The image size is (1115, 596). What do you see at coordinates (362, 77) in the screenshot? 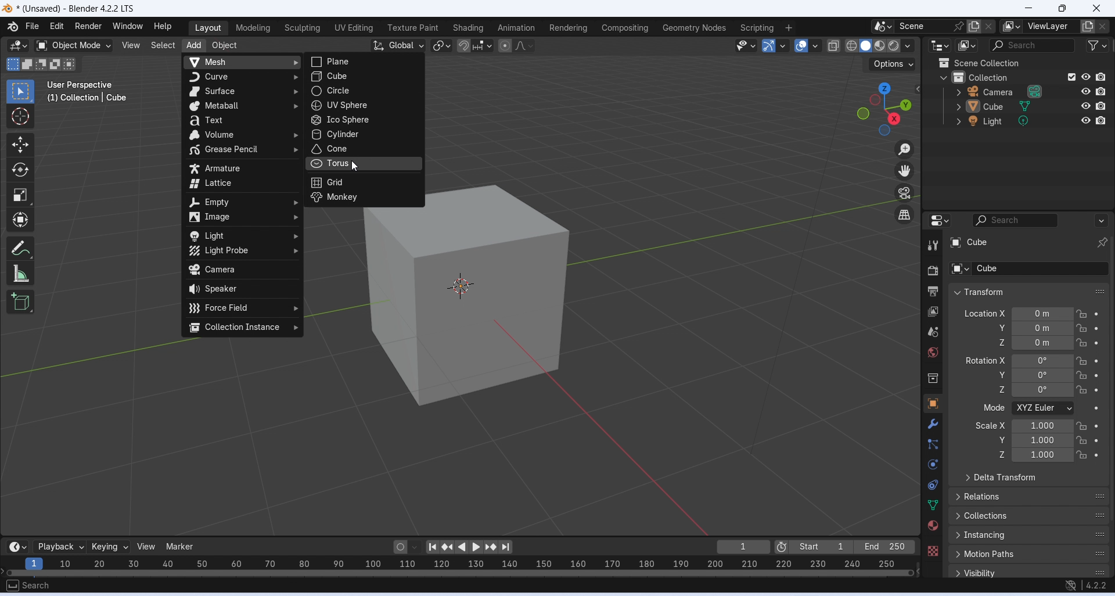
I see `cube` at bounding box center [362, 77].